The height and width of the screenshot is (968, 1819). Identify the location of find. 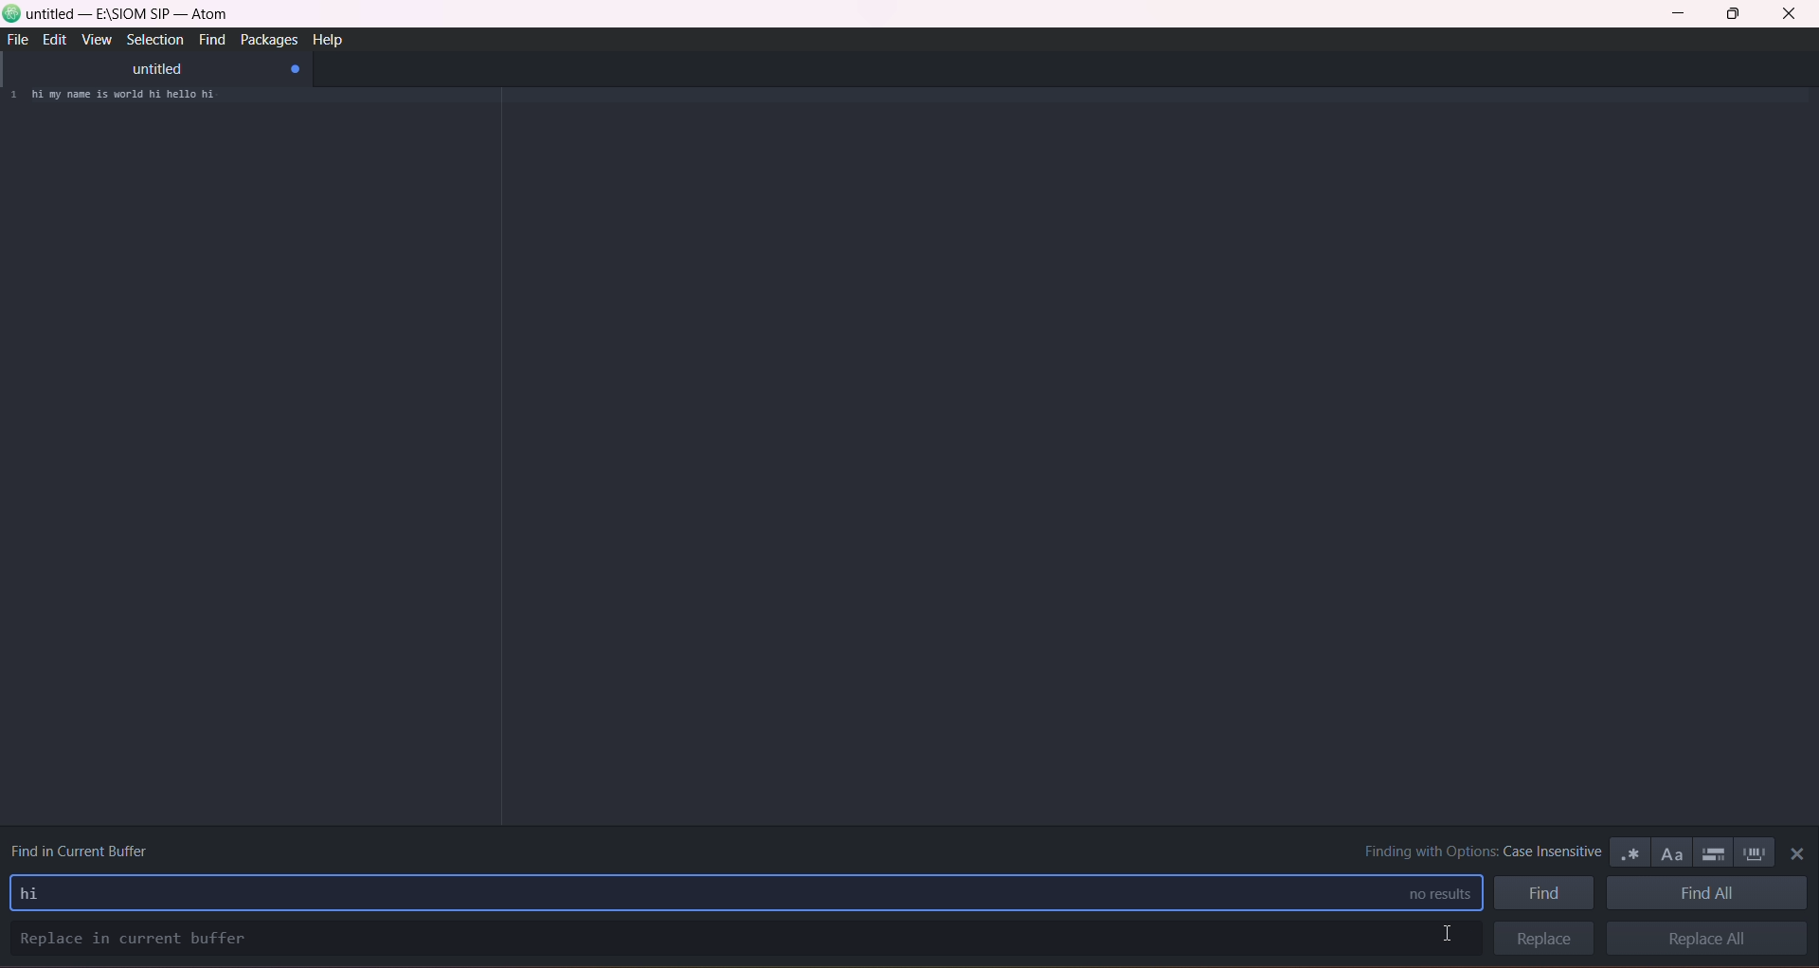
(208, 42).